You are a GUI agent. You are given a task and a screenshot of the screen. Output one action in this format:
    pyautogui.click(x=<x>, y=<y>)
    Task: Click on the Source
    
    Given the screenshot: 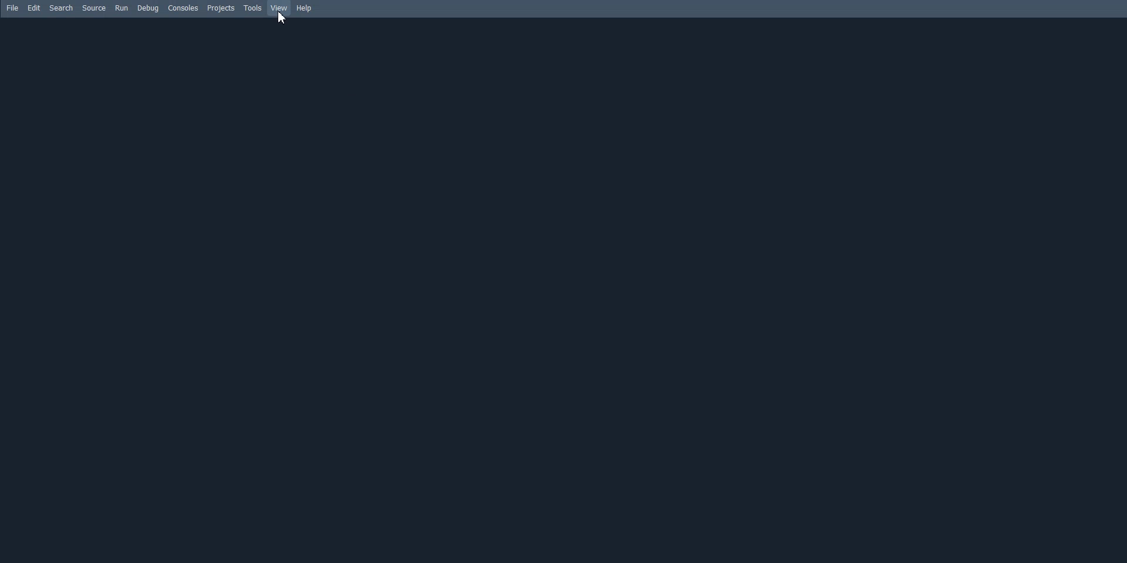 What is the action you would take?
    pyautogui.click(x=95, y=8)
    